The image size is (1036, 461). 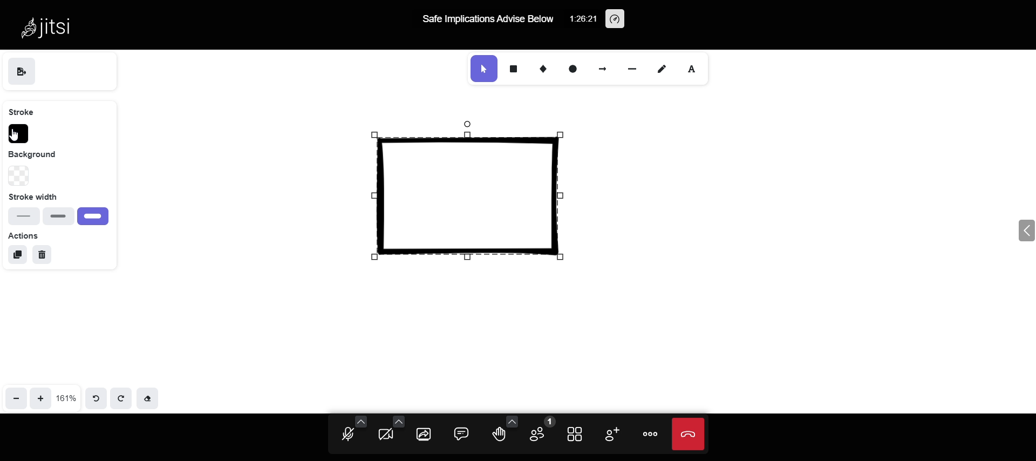 I want to click on Safe Implications Advise Below, so click(x=485, y=18).